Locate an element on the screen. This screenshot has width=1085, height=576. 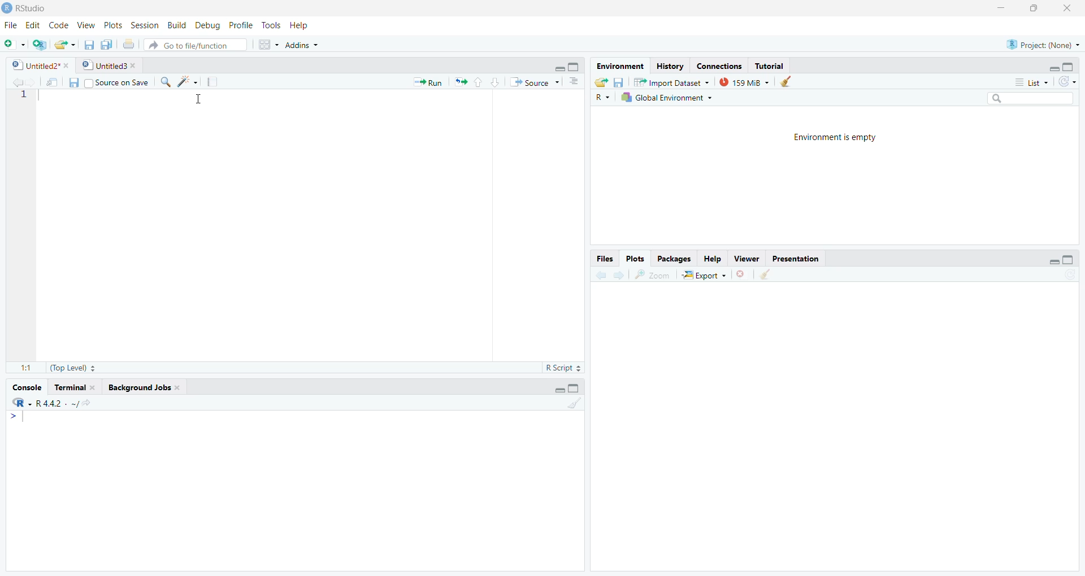
Search is located at coordinates (1028, 98).